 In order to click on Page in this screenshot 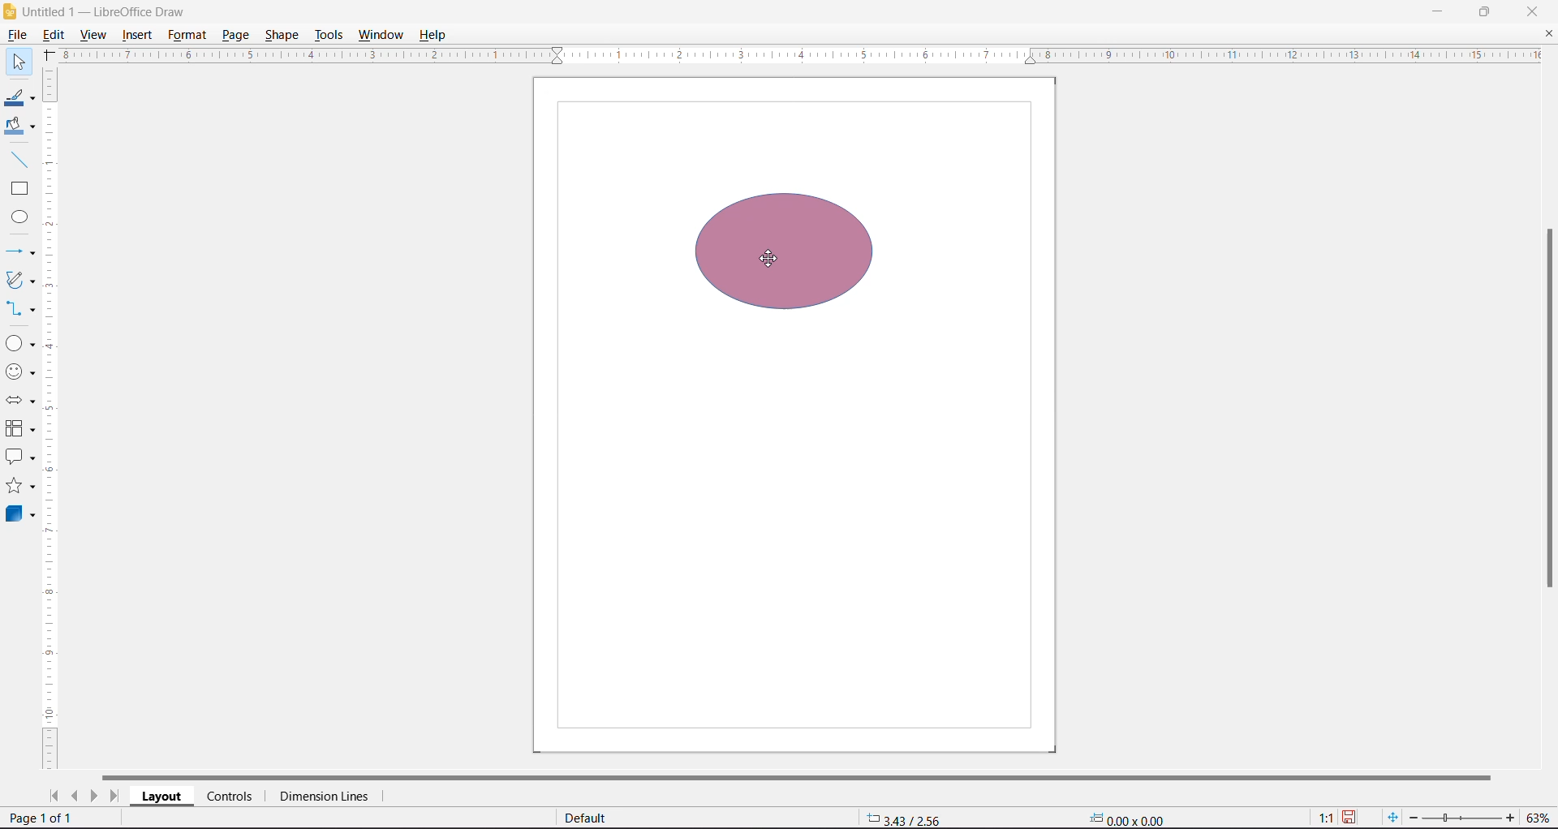, I will do `click(235, 37)`.